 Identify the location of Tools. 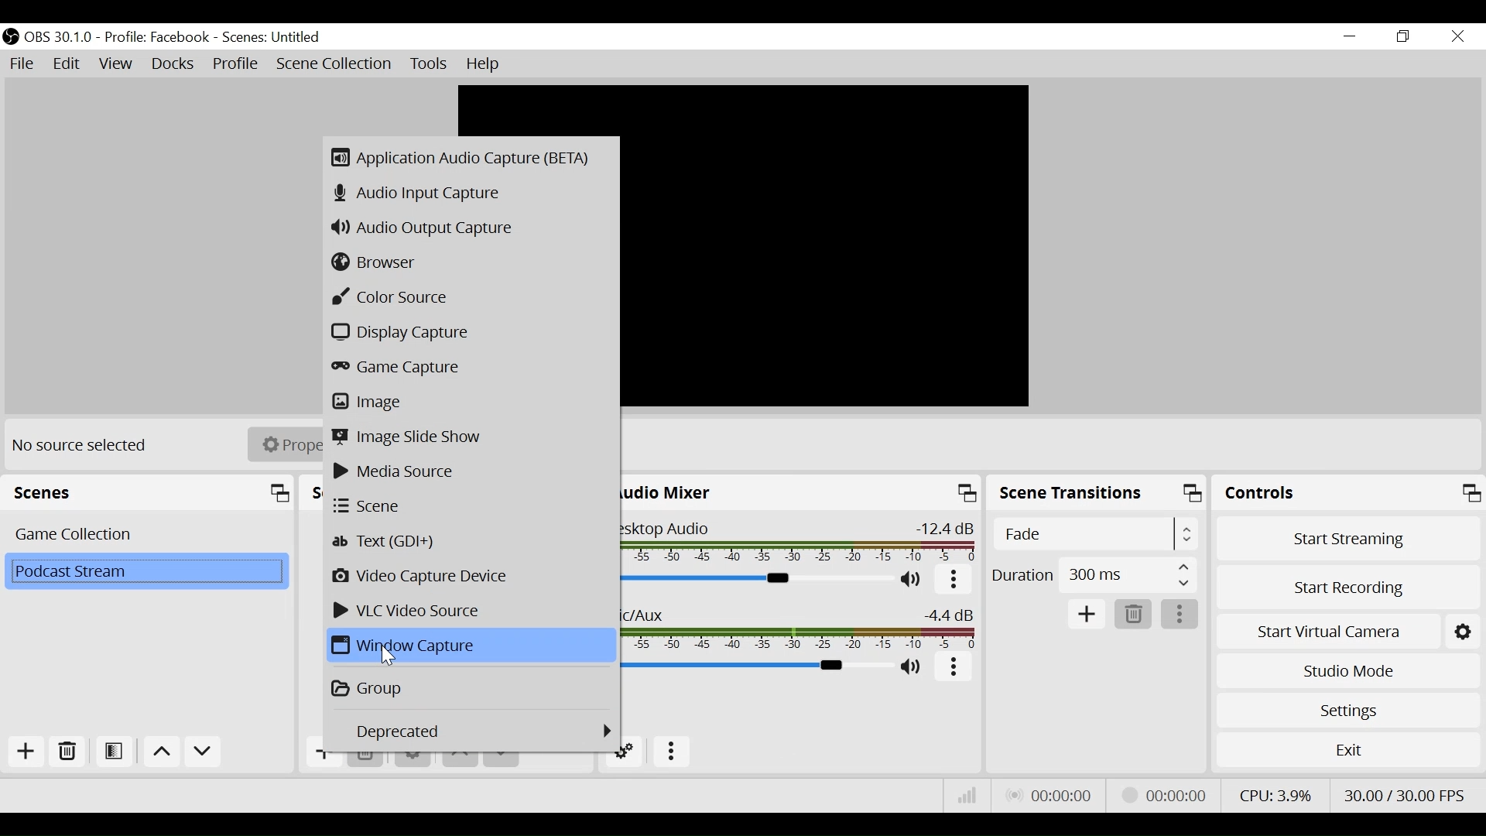
(431, 64).